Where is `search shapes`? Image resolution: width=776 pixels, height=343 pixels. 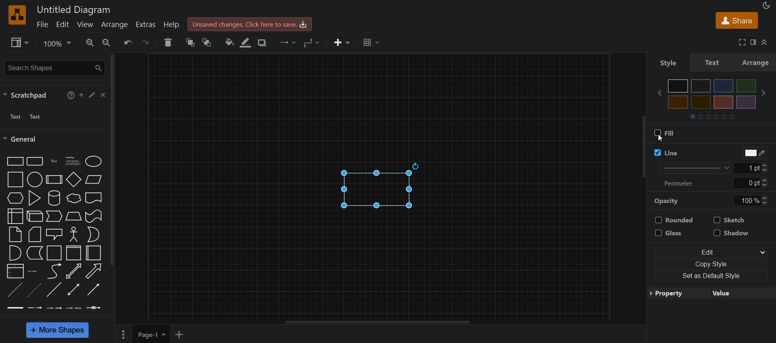 search shapes is located at coordinates (55, 67).